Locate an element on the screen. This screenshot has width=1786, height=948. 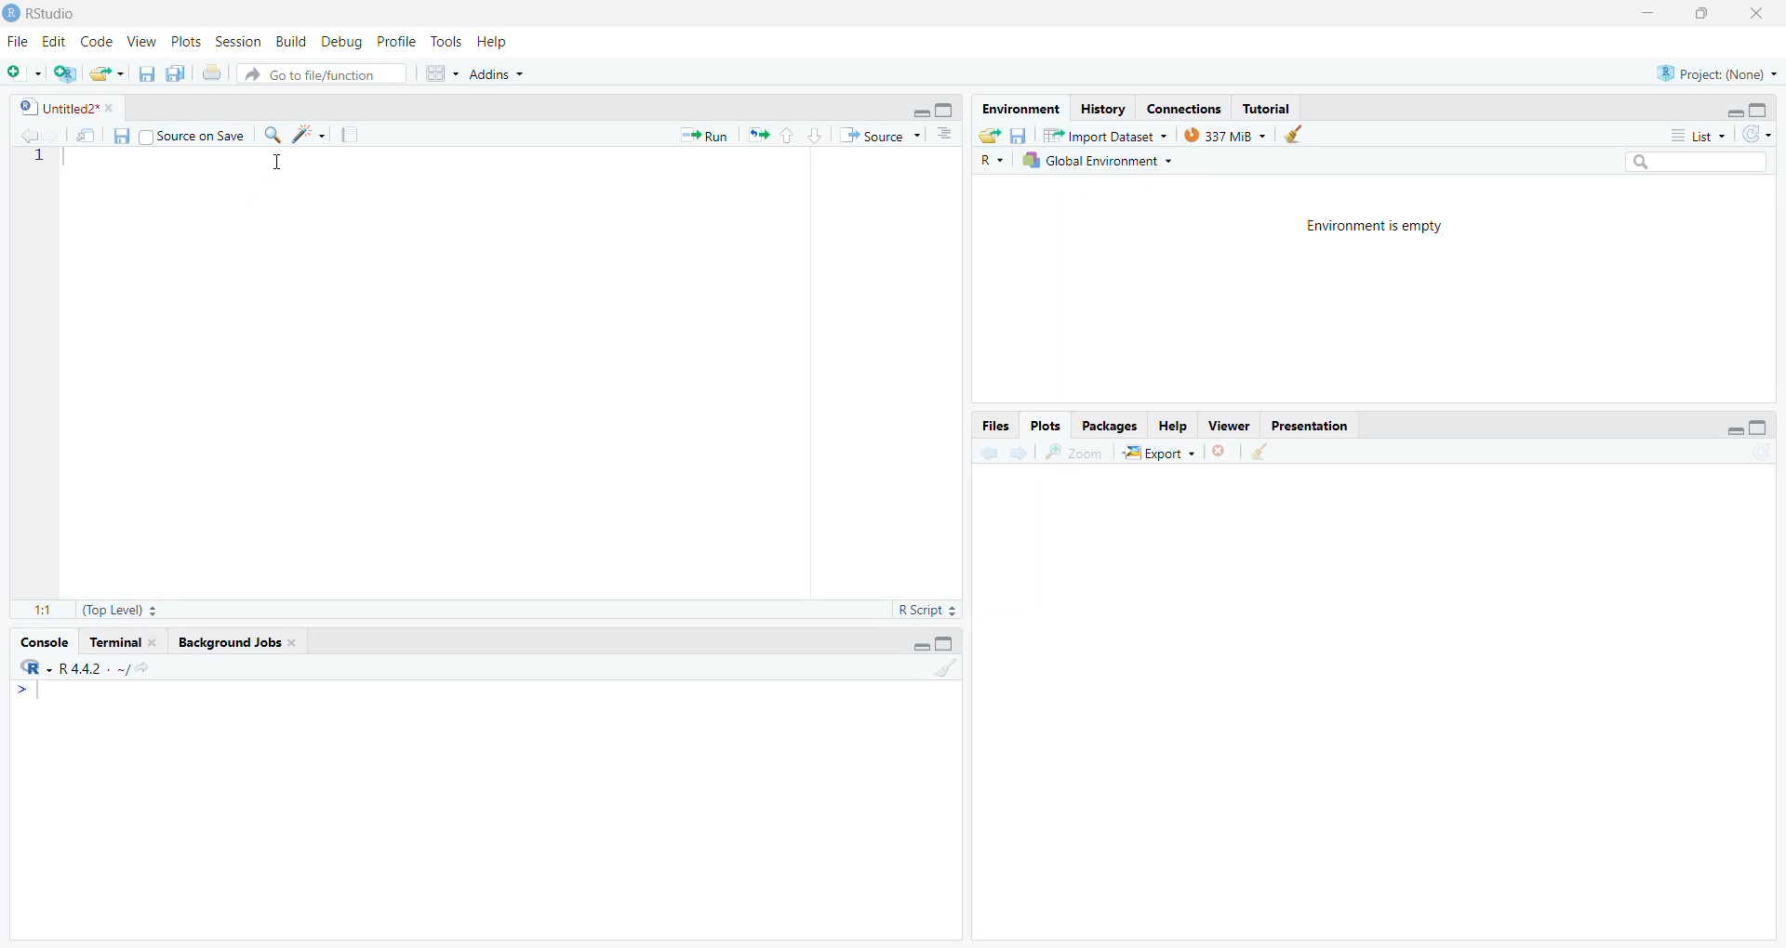
History is located at coordinates (1101, 110).